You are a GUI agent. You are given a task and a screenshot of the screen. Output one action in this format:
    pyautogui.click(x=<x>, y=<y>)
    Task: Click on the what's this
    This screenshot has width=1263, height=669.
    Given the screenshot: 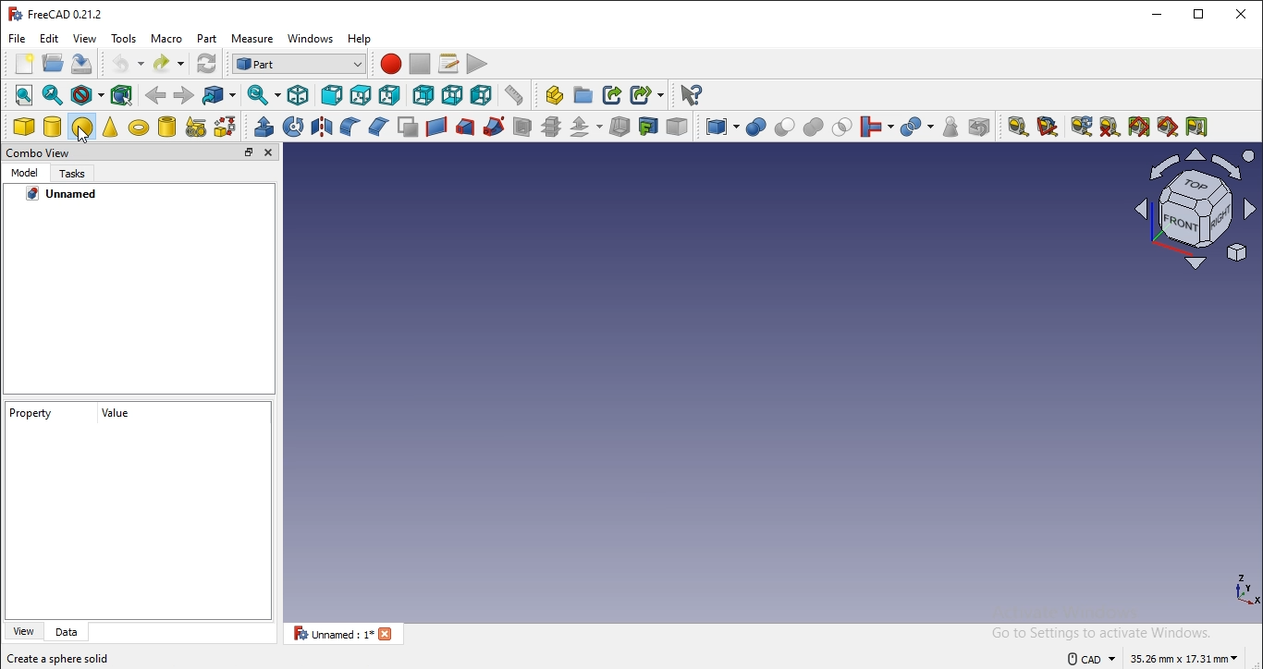 What is the action you would take?
    pyautogui.click(x=691, y=95)
    